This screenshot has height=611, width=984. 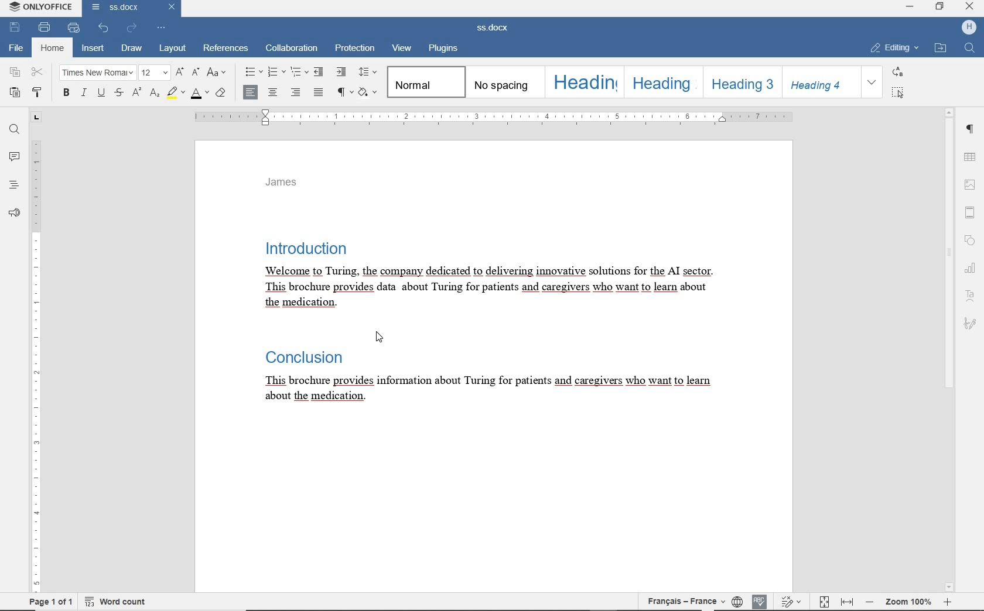 I want to click on NO SPACING, so click(x=502, y=82).